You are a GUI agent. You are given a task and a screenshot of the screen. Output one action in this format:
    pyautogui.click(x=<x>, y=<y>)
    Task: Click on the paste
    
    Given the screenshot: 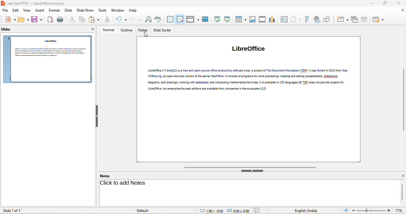 What is the action you would take?
    pyautogui.click(x=94, y=20)
    